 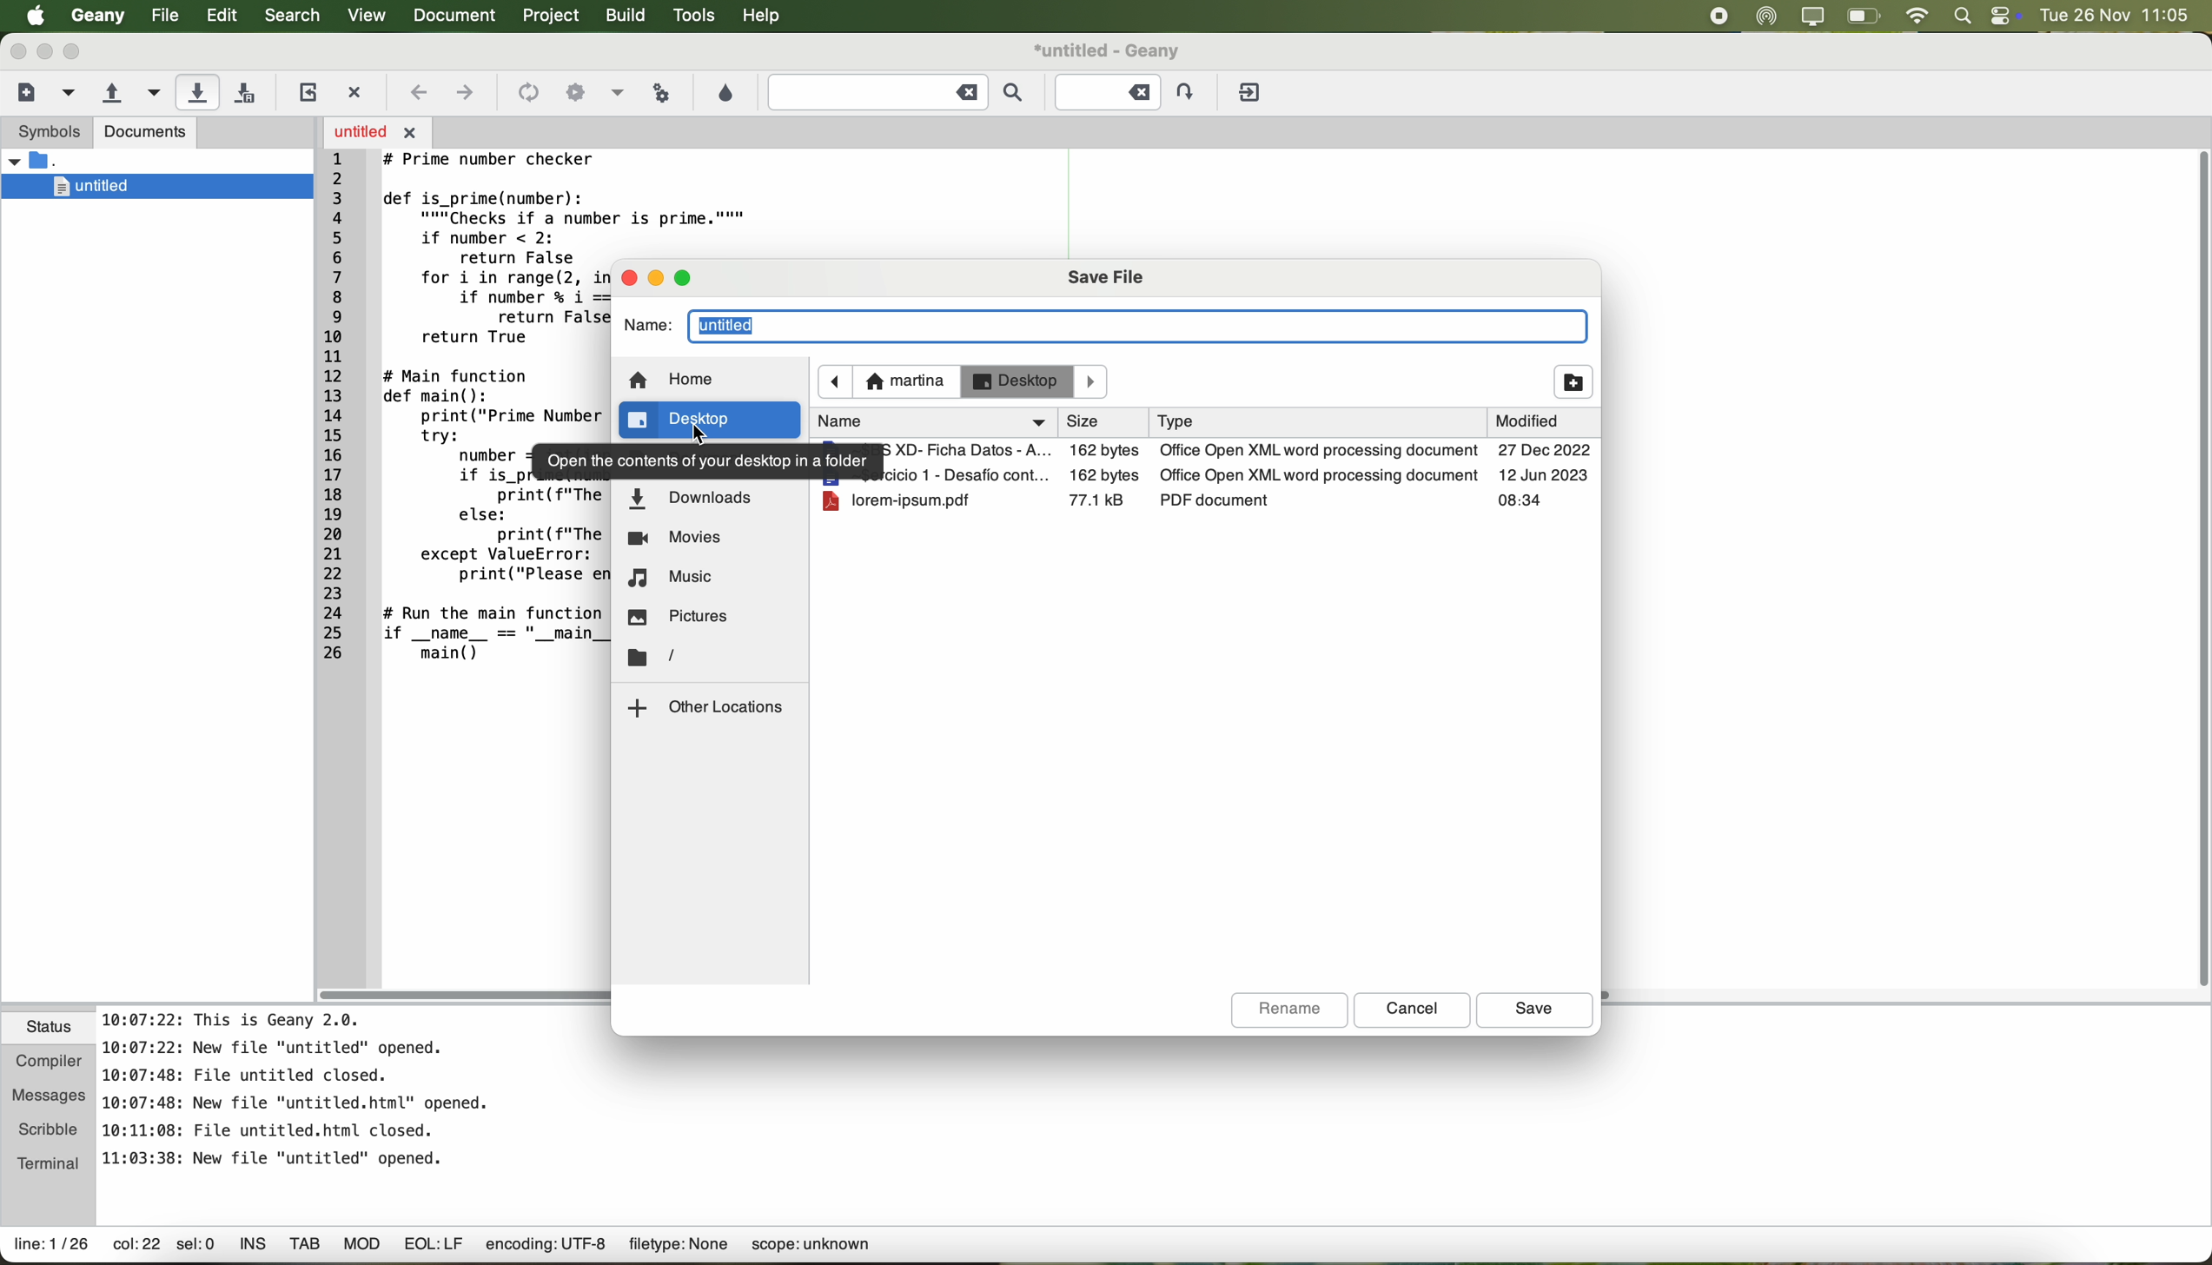 What do you see at coordinates (1019, 383) in the screenshot?
I see `desktop` at bounding box center [1019, 383].